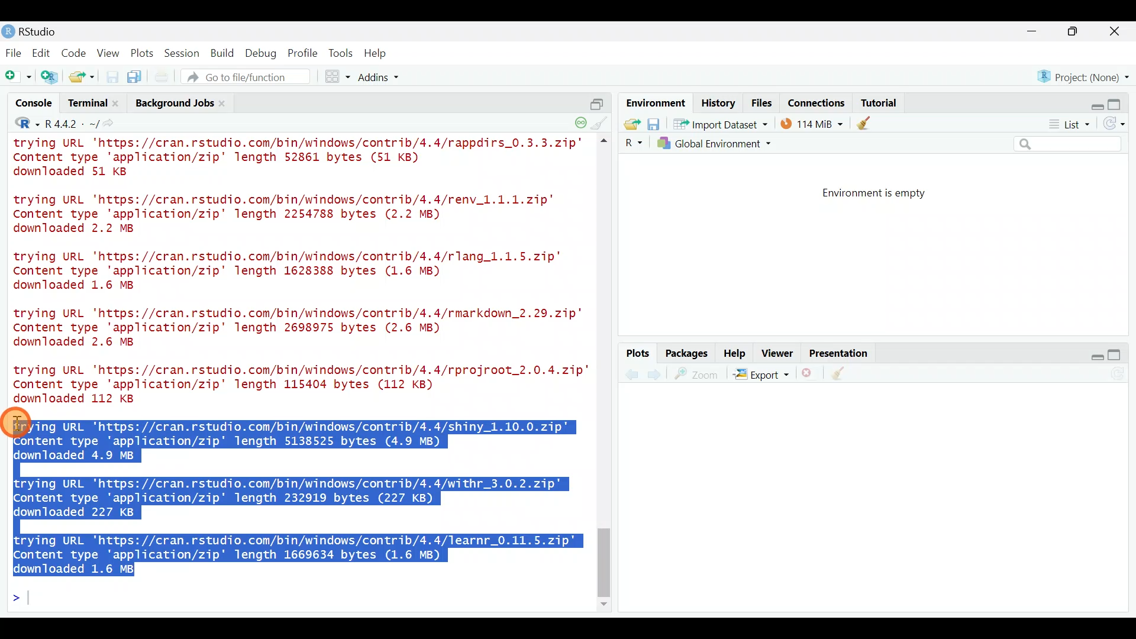 This screenshot has height=639, width=1136. I want to click on view the current working directory, so click(113, 123).